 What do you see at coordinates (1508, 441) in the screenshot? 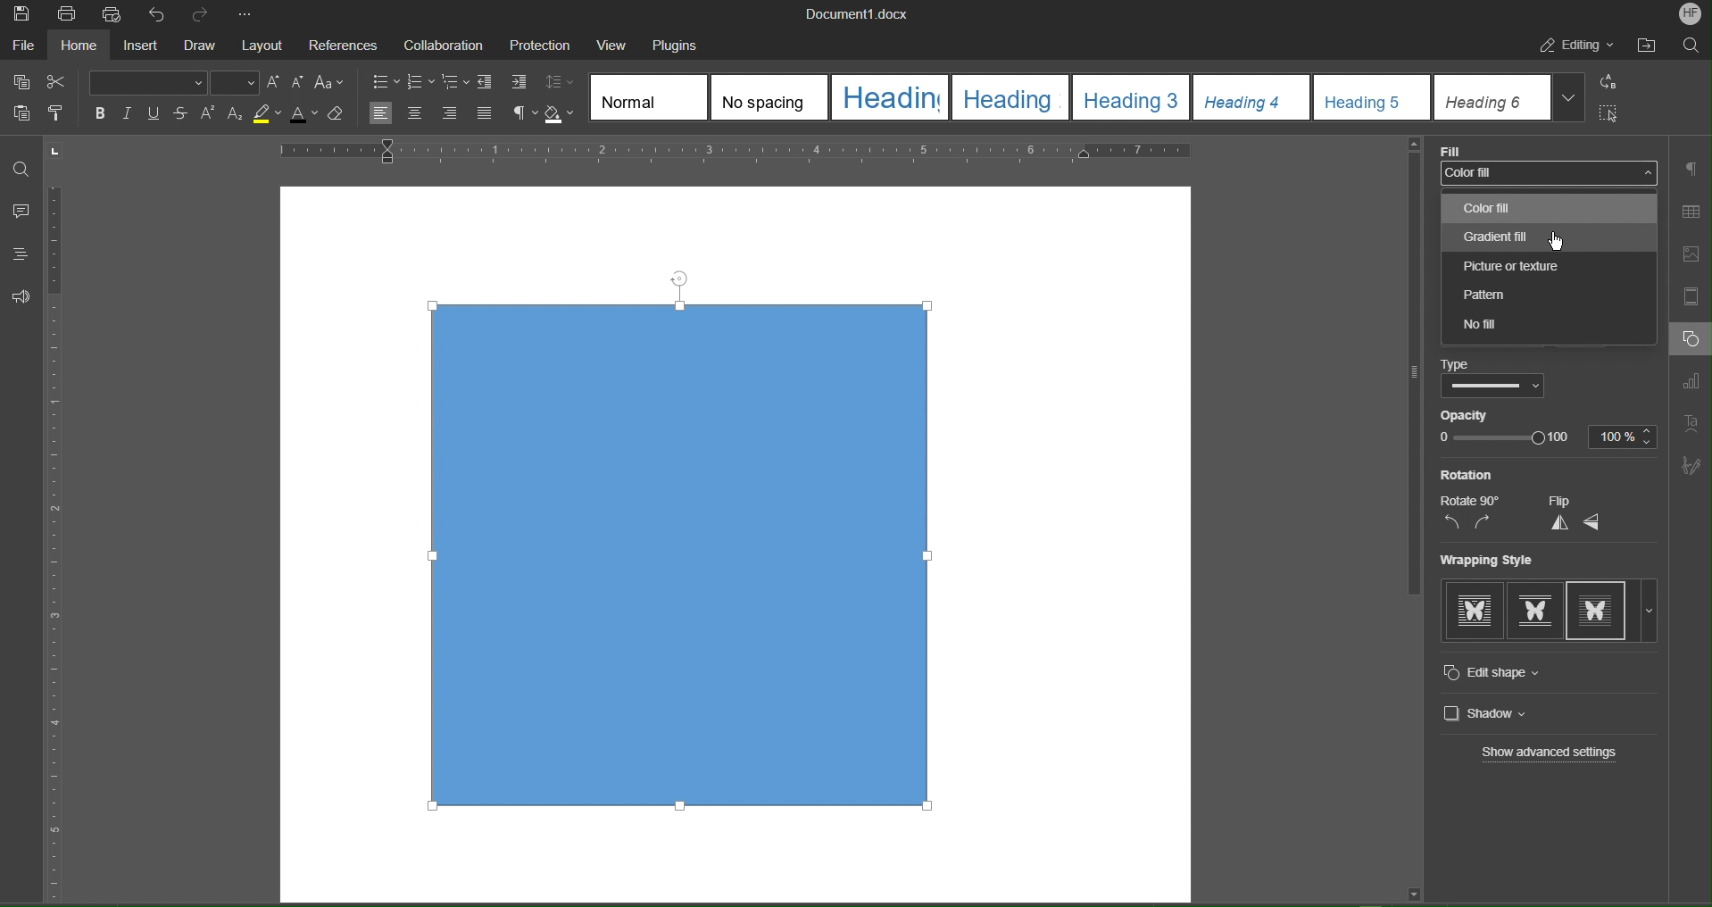
I see `0 100` at bounding box center [1508, 441].